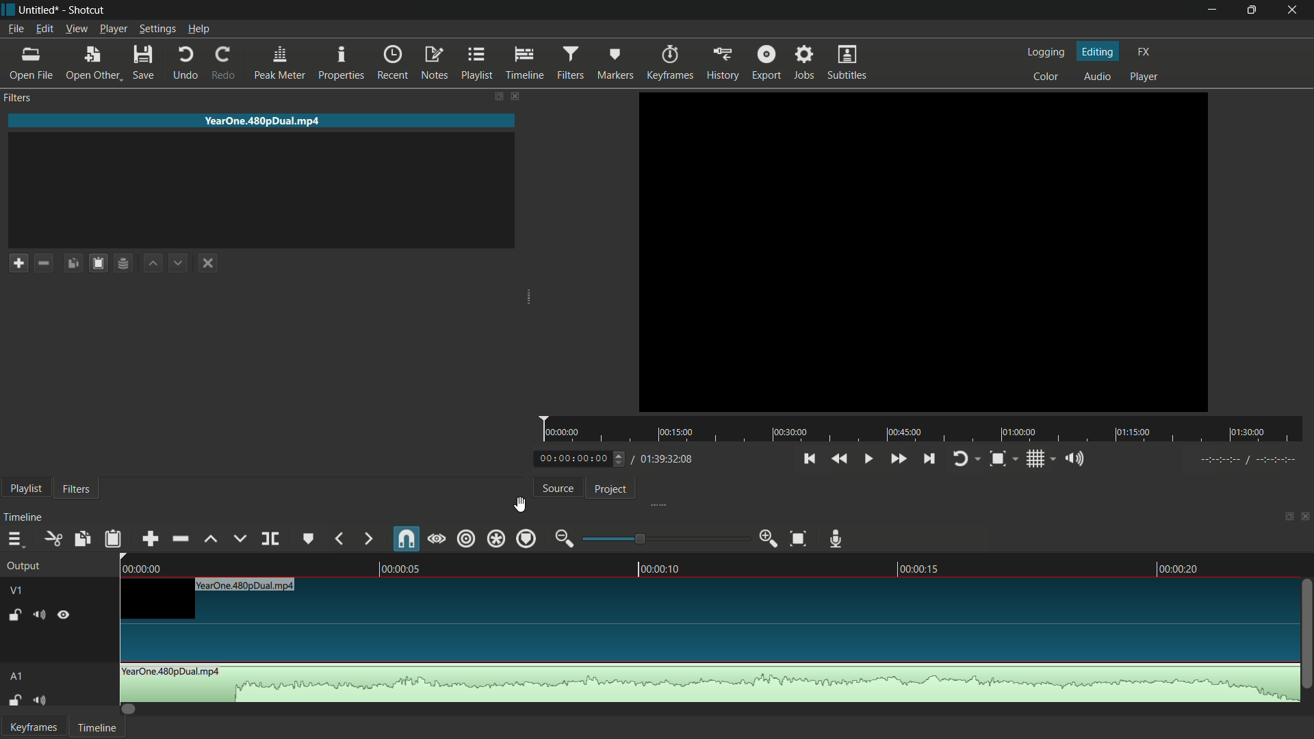 The image size is (1314, 739). Describe the element at coordinates (837, 537) in the screenshot. I see `record audio` at that location.